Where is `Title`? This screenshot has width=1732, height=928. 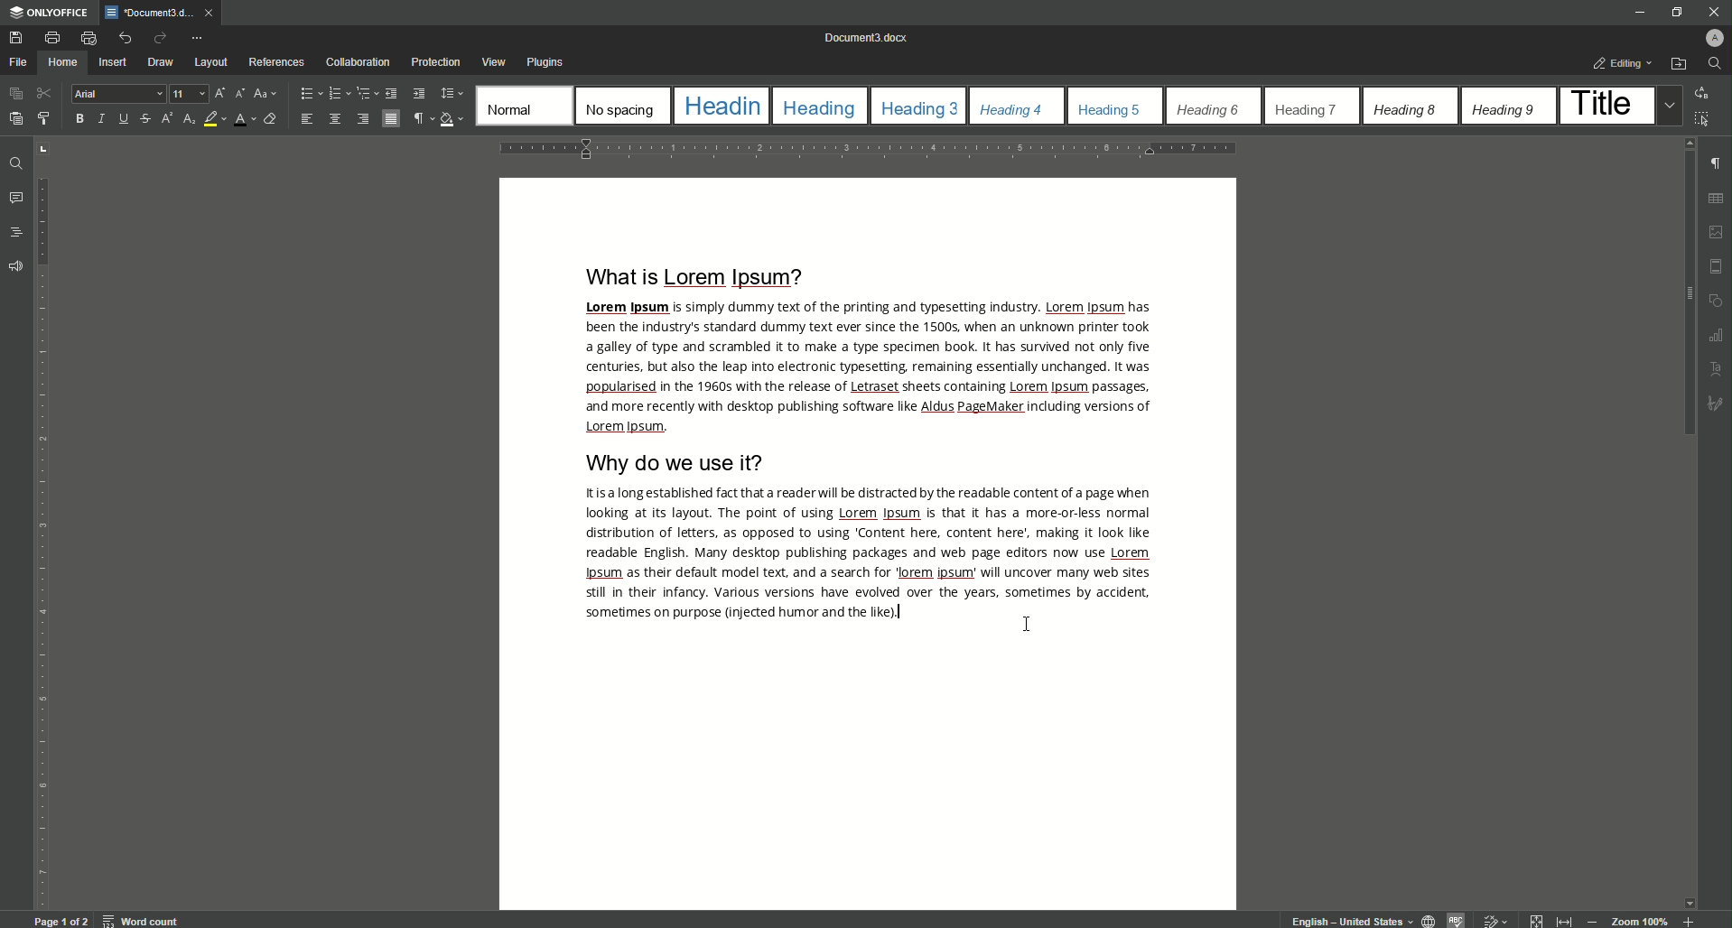 Title is located at coordinates (1601, 102).